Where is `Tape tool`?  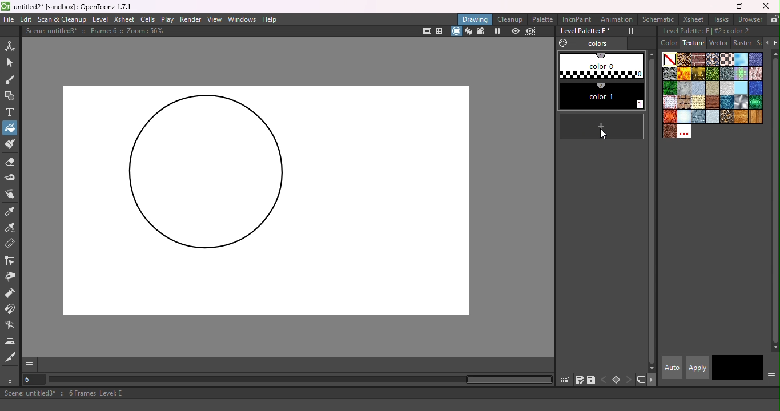
Tape tool is located at coordinates (12, 178).